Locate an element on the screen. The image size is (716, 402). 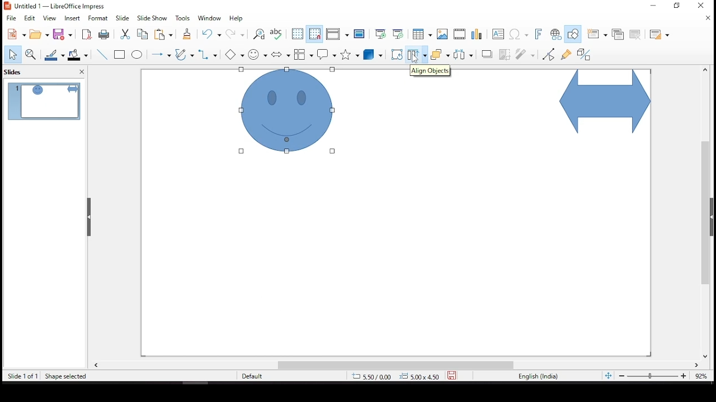
slide layout is located at coordinates (660, 35).